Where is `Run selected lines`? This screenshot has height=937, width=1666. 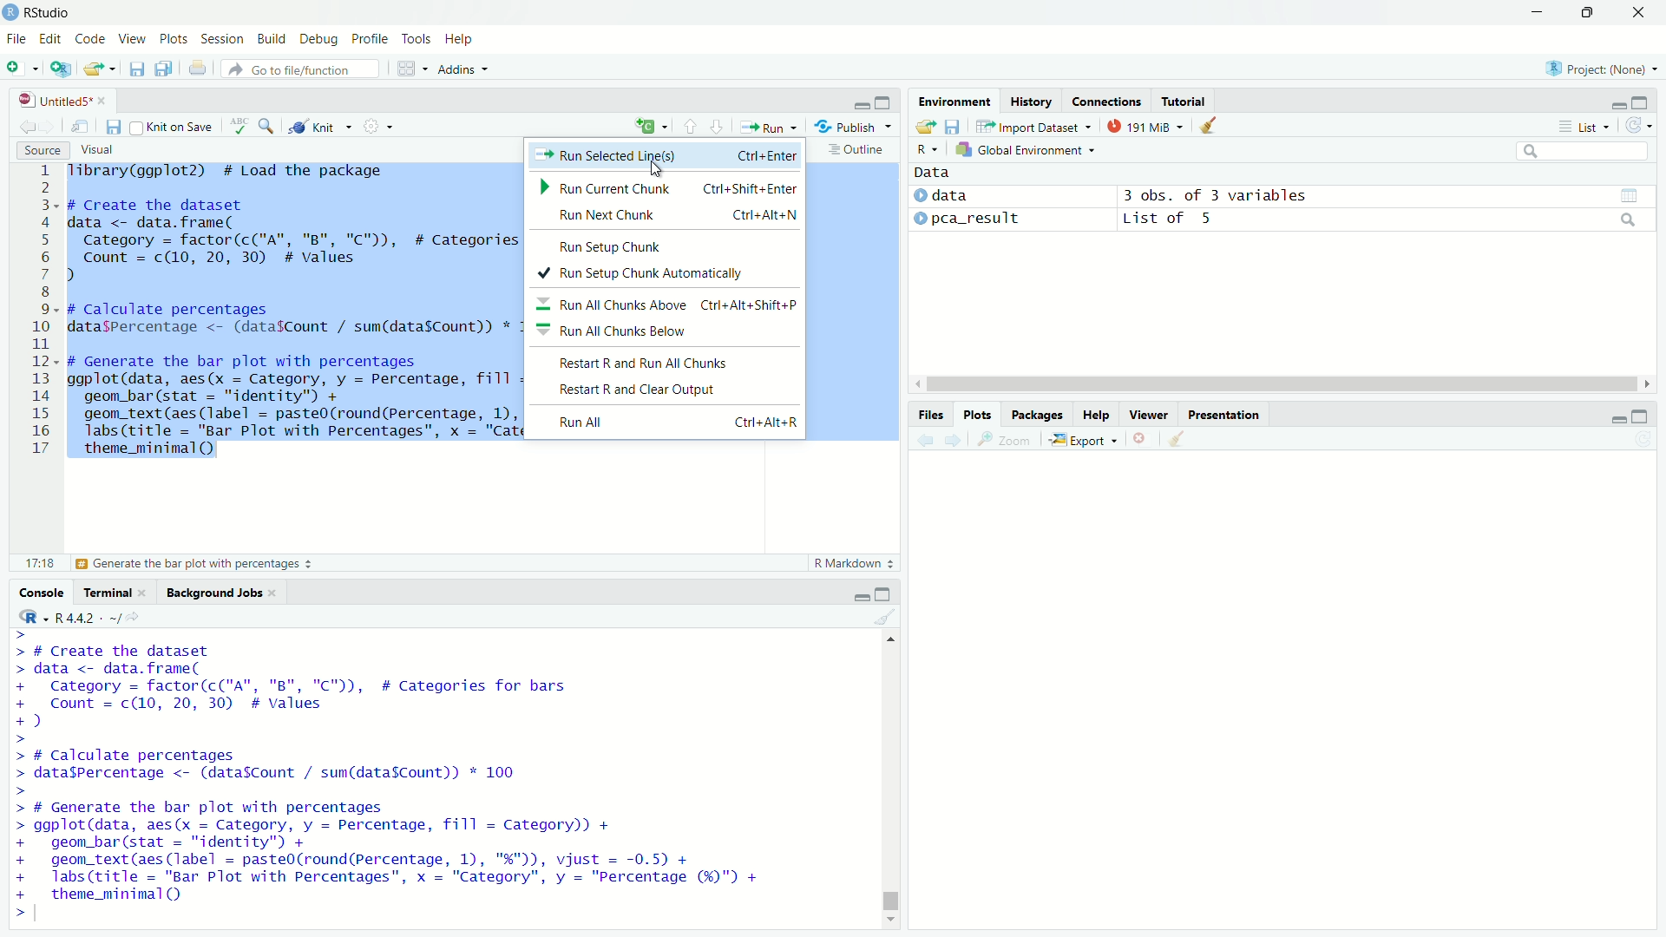 Run selected lines is located at coordinates (664, 155).